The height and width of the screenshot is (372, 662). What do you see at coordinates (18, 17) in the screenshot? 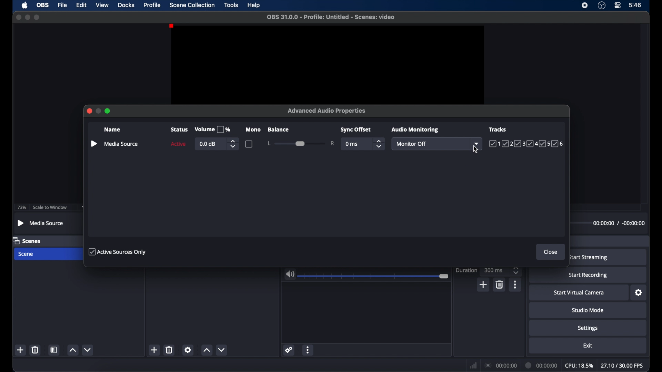
I see `close` at bounding box center [18, 17].